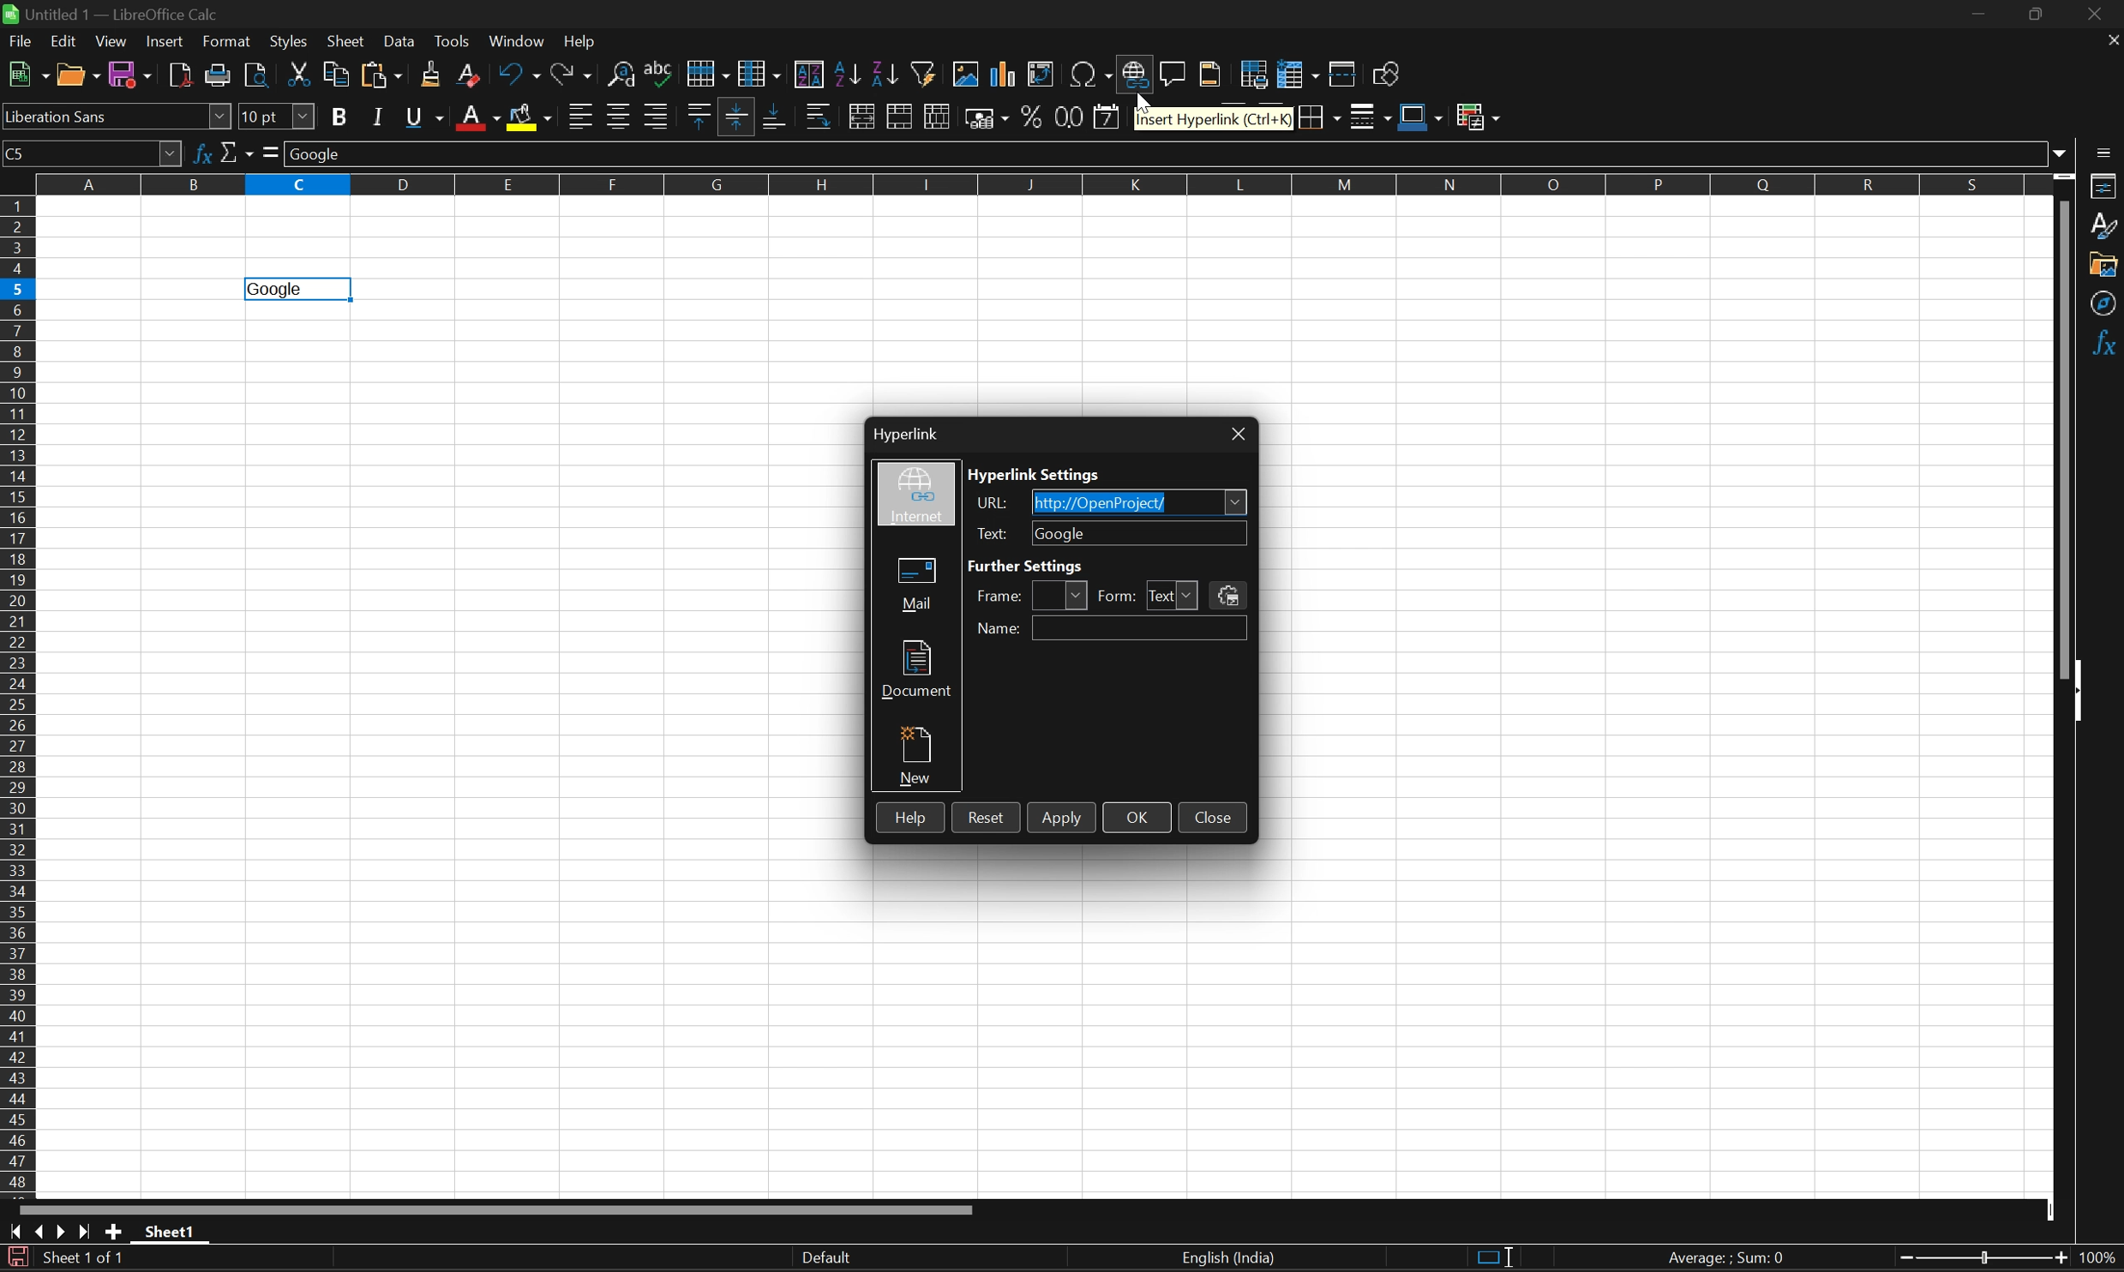 The width and height of the screenshot is (2124, 1272). What do you see at coordinates (1137, 818) in the screenshot?
I see `OK` at bounding box center [1137, 818].